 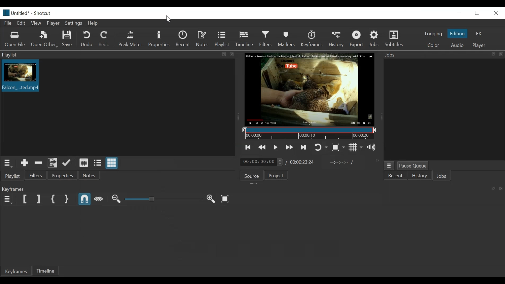 I want to click on History, so click(x=420, y=177).